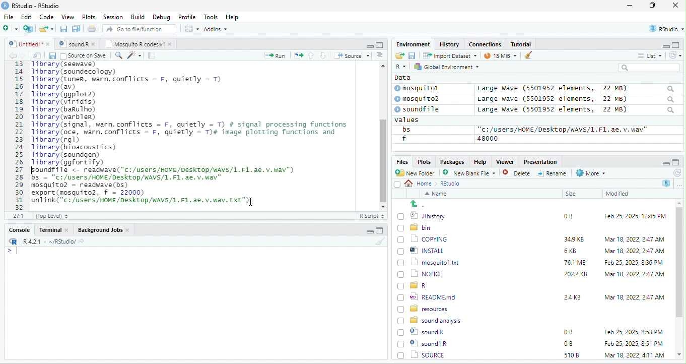  What do you see at coordinates (416, 227) in the screenshot?
I see `Ld bin` at bounding box center [416, 227].